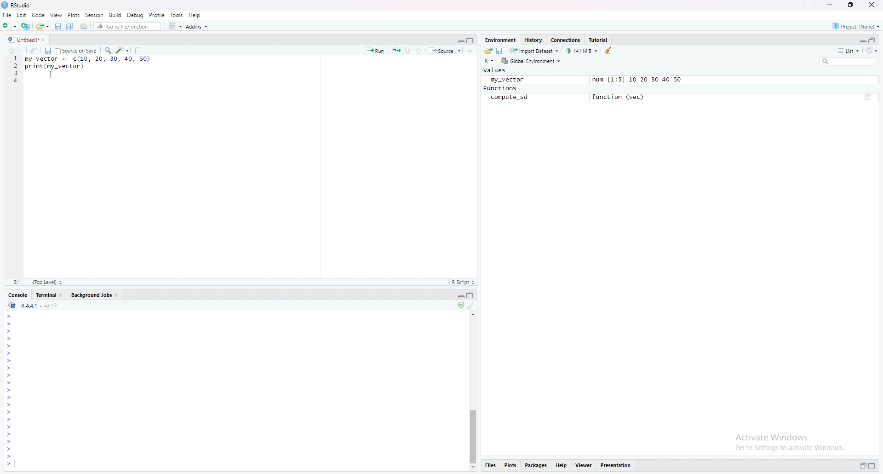 The image size is (883, 474). I want to click on Connections, so click(566, 40).